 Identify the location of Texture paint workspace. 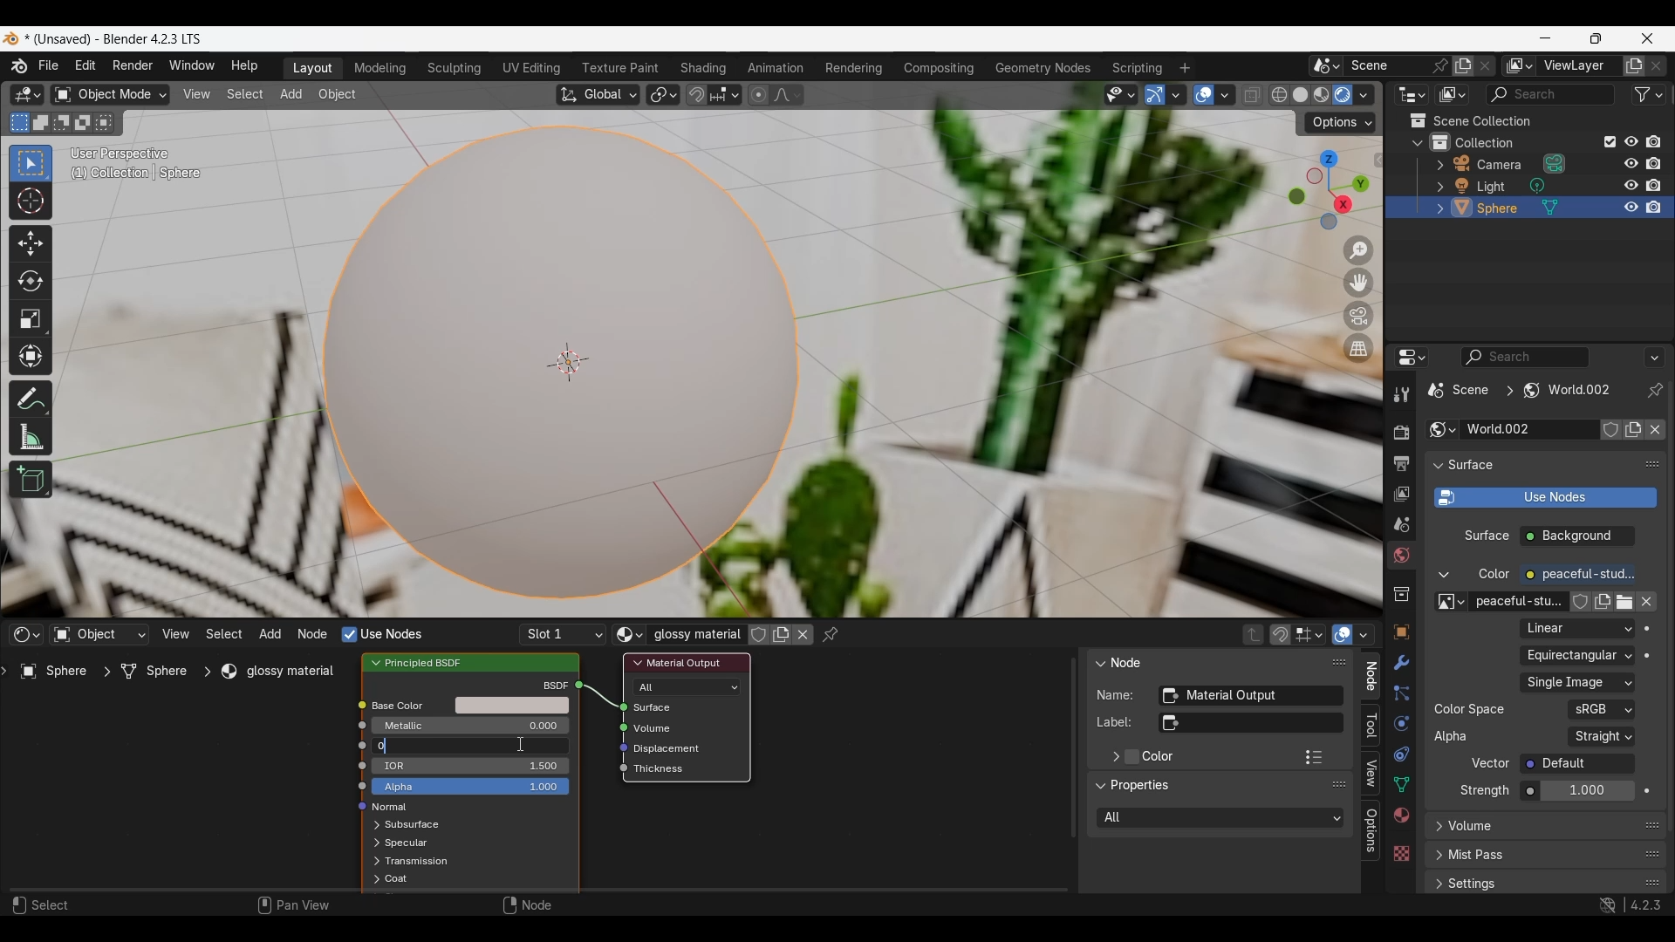
(621, 69).